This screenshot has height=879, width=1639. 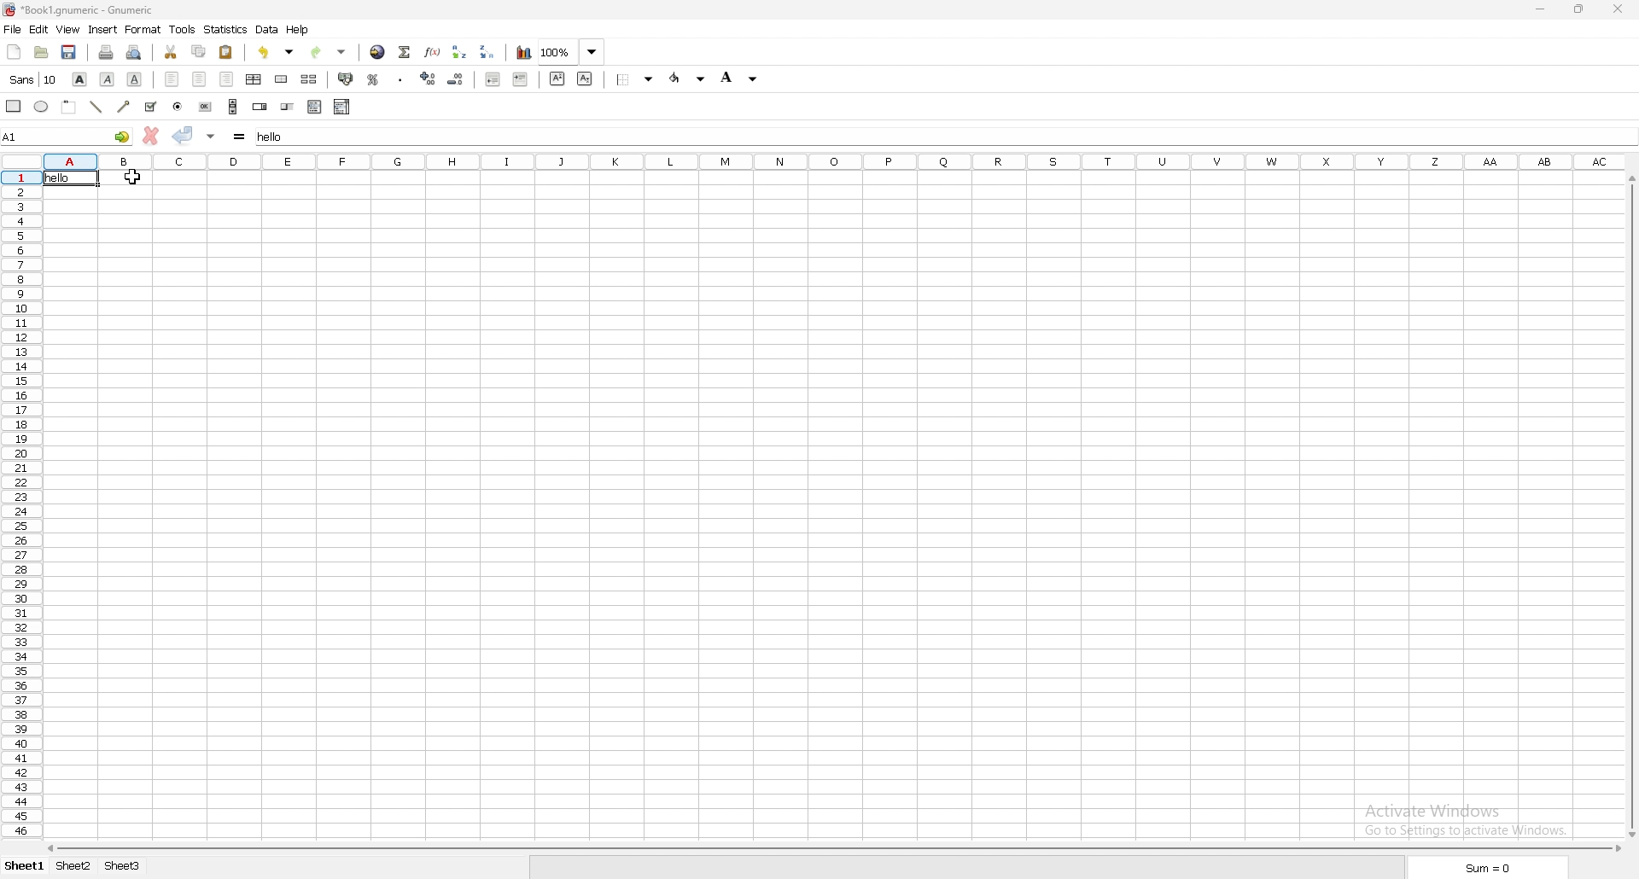 I want to click on row, so click(x=20, y=507).